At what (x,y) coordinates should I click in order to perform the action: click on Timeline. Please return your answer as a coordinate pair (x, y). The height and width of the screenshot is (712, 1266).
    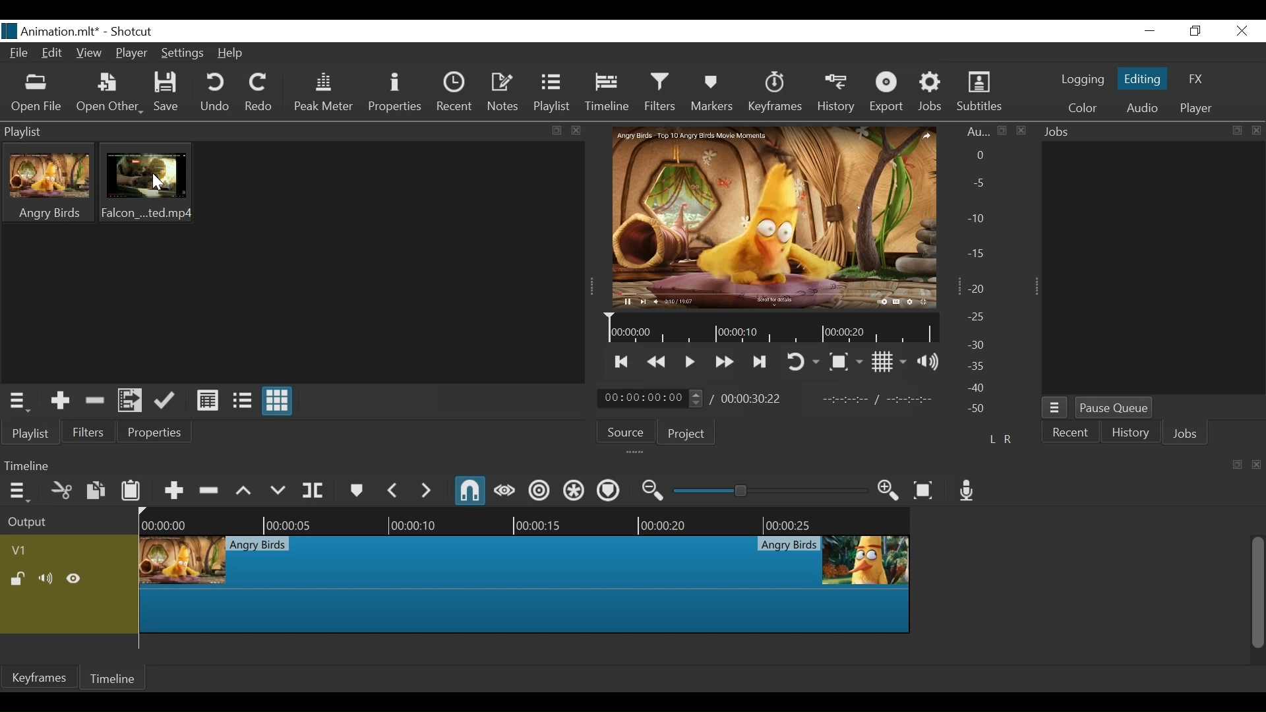
    Looking at the image, I should click on (527, 521).